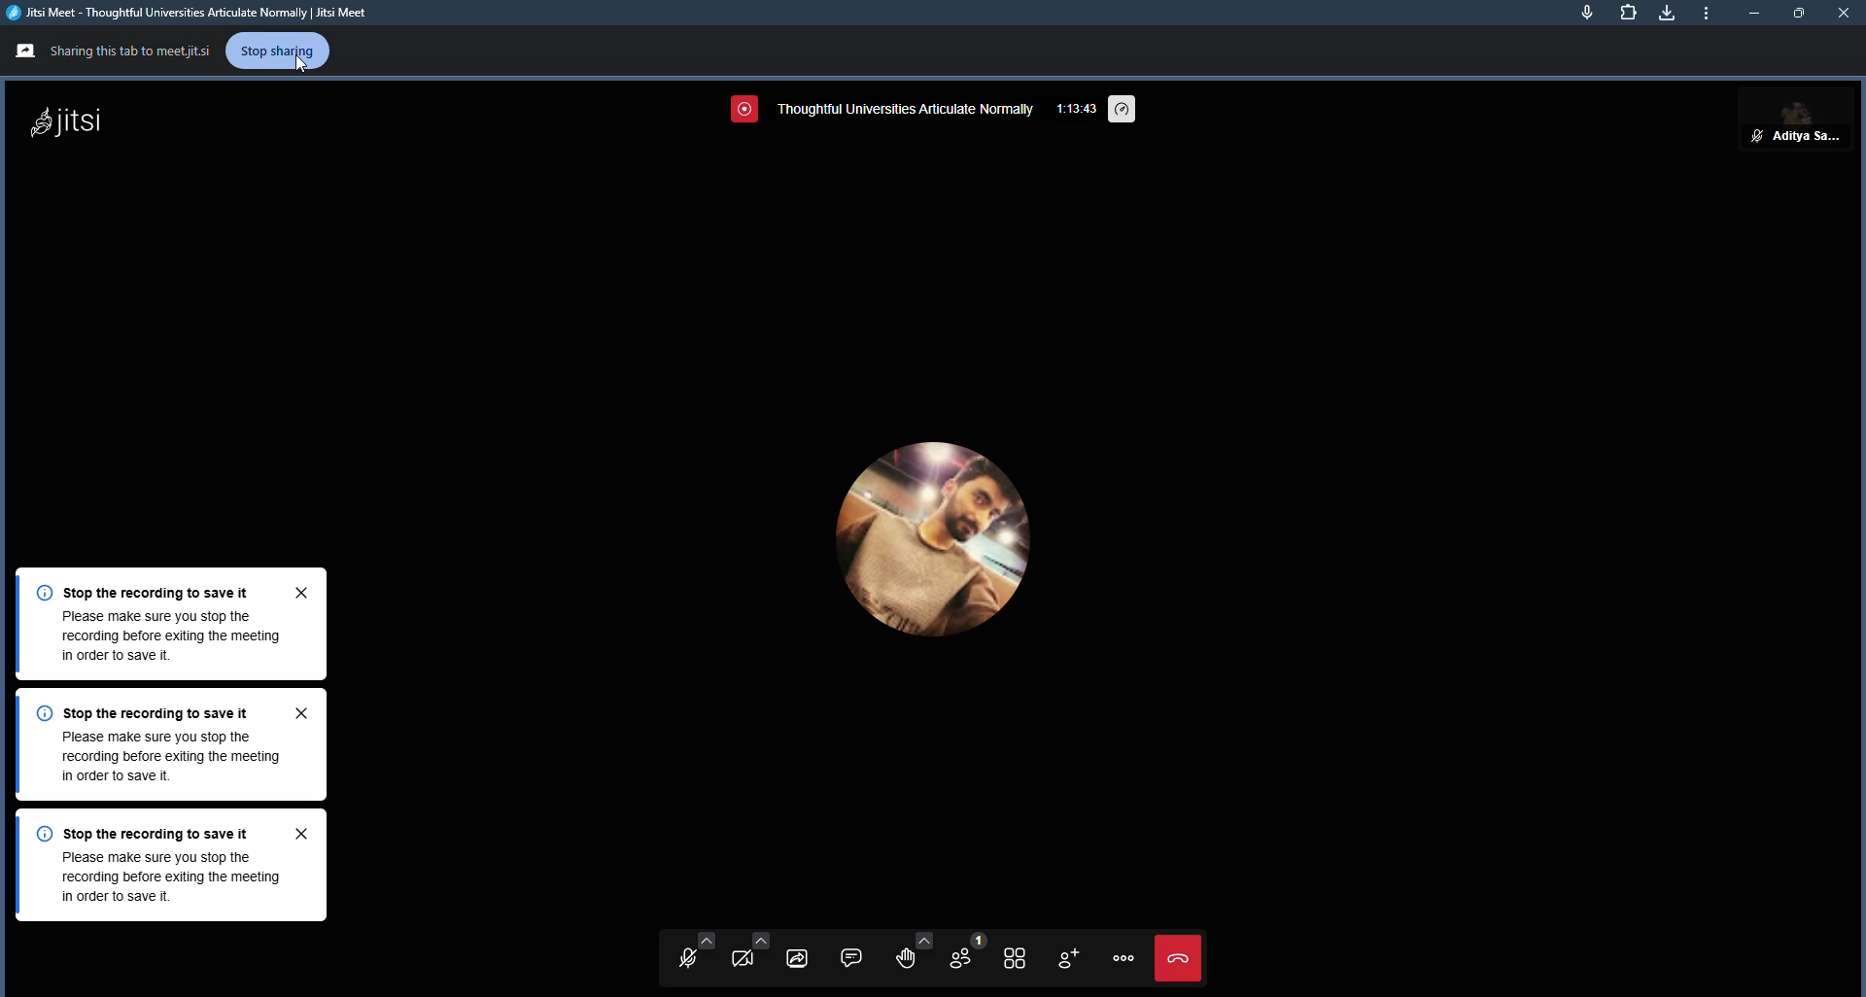 The image size is (1866, 997). Describe the element at coordinates (1011, 955) in the screenshot. I see `toggle tile view` at that location.